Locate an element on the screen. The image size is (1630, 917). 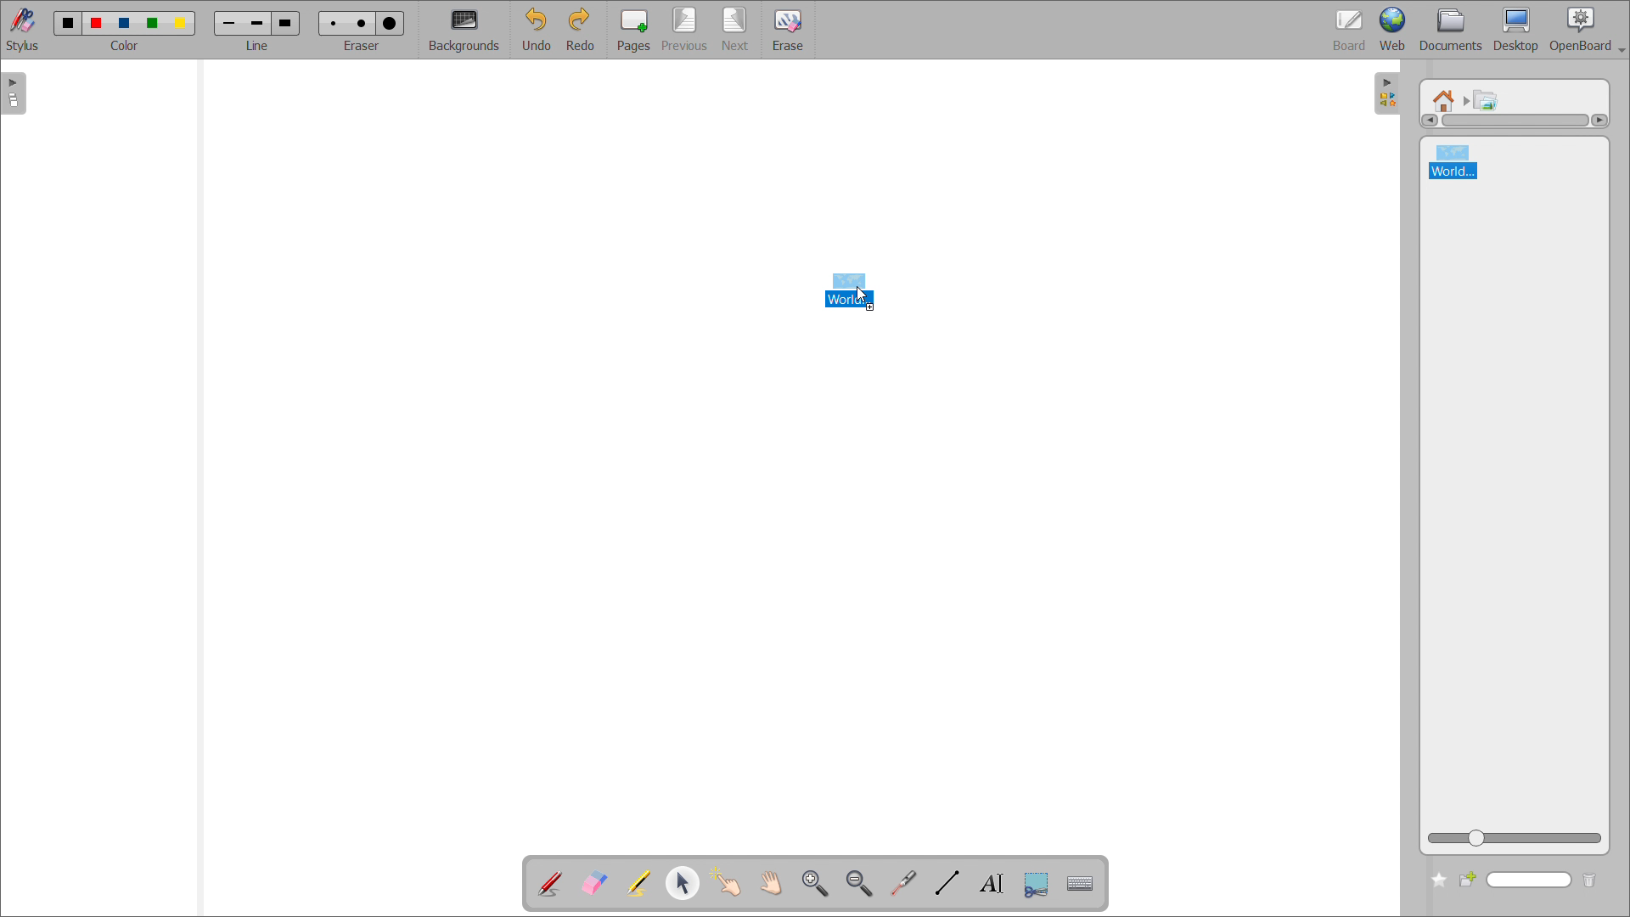
openboard settings is located at coordinates (1587, 30).